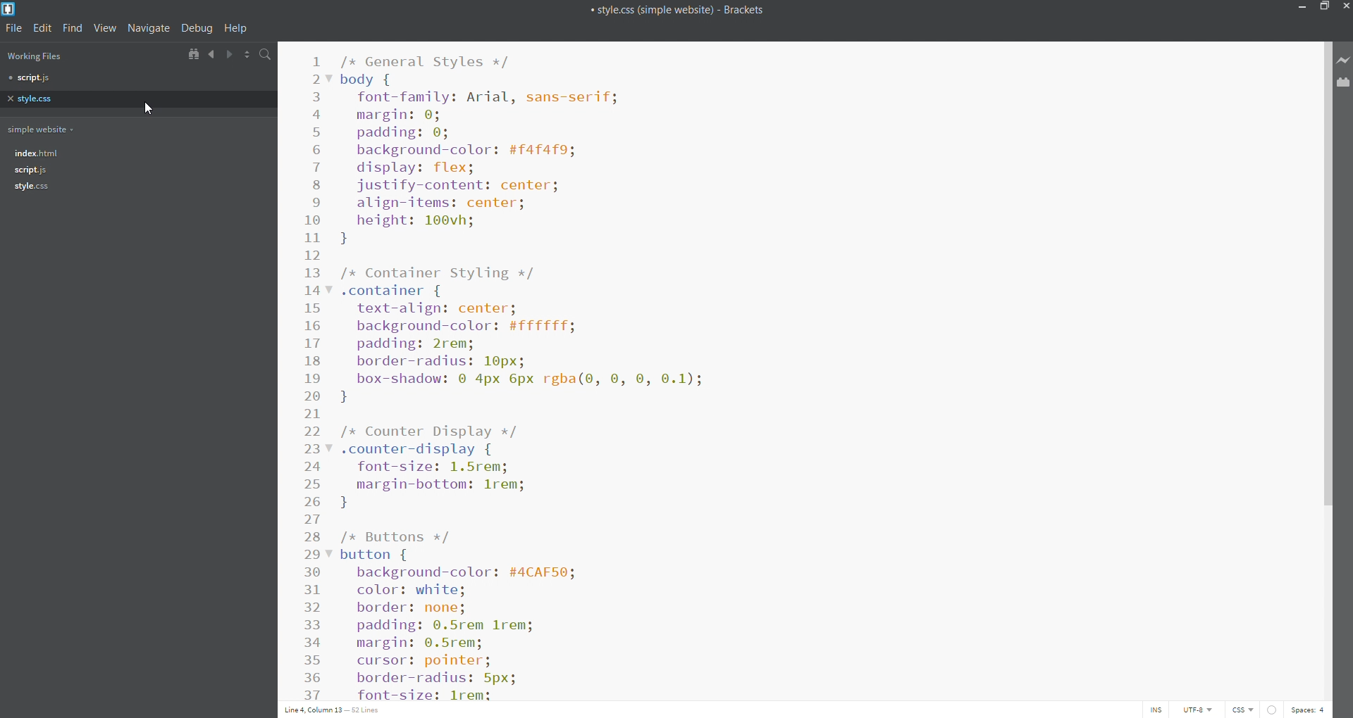  I want to click on spaces: 4, so click(1312, 707).